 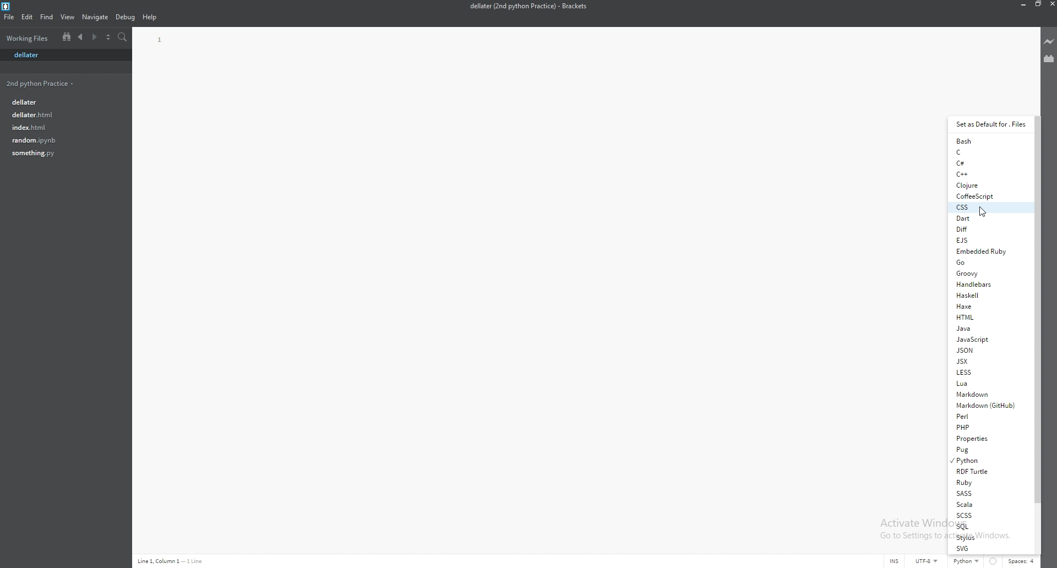 I want to click on file, so click(x=60, y=127).